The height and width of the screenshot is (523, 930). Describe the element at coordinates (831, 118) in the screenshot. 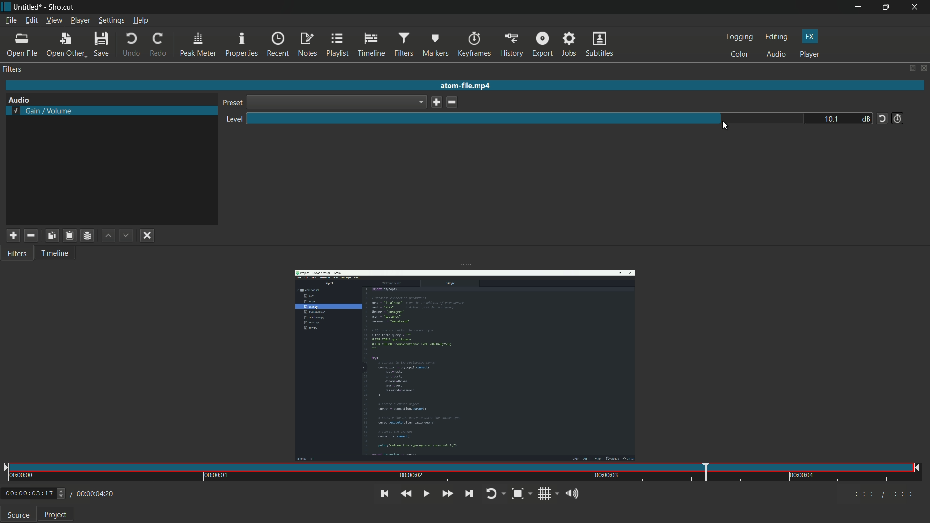

I see `10.1` at that location.